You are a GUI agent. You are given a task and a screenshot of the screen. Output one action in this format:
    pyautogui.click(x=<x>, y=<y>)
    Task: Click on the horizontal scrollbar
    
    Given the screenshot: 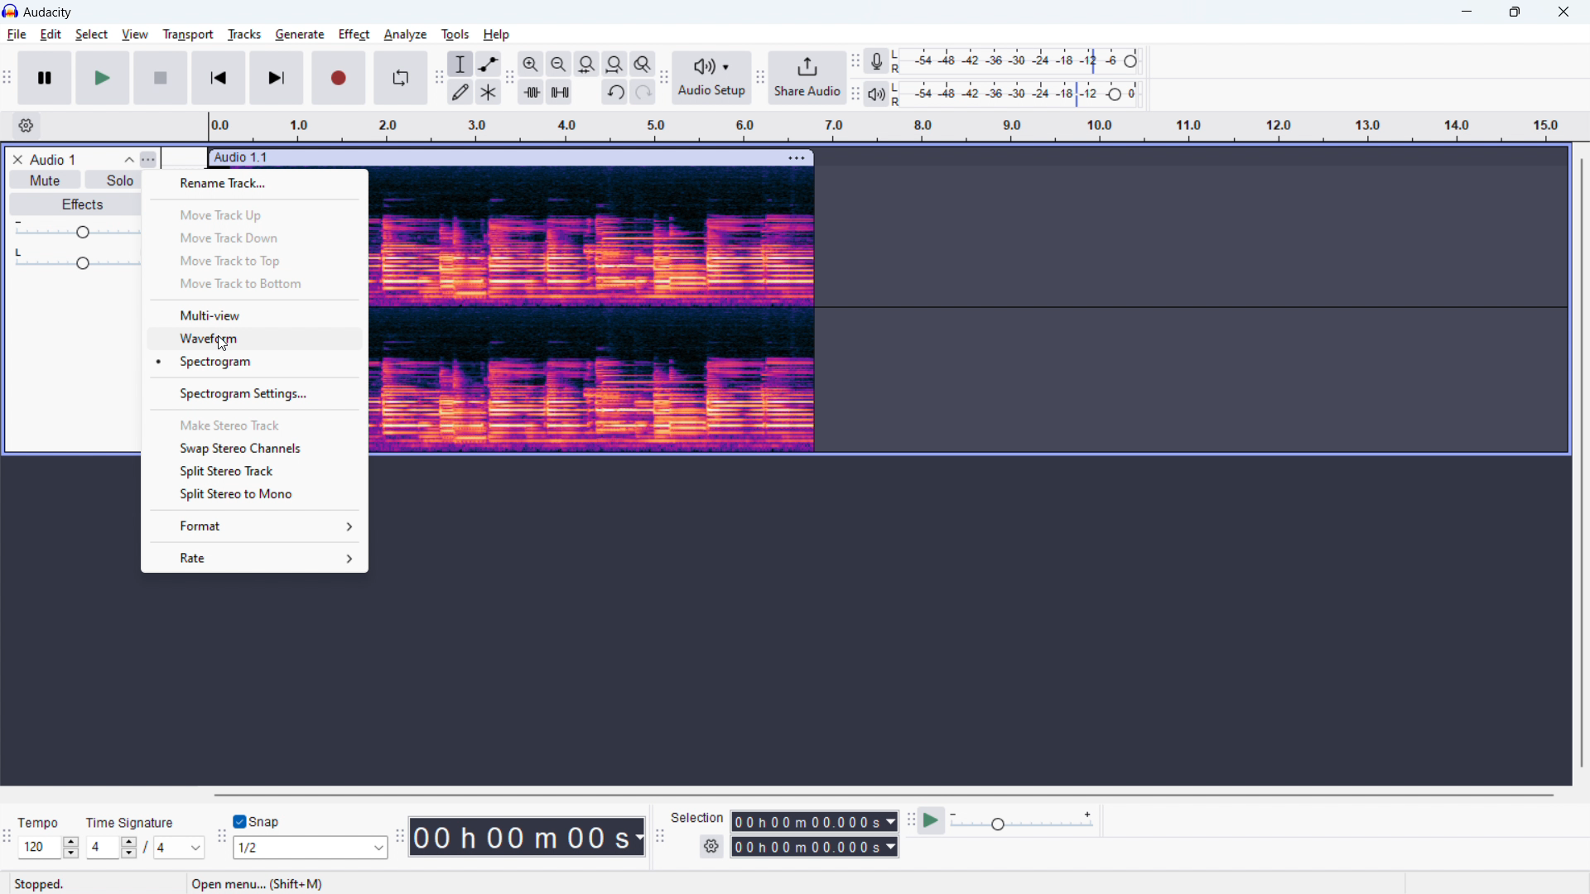 What is the action you would take?
    pyautogui.click(x=883, y=795)
    